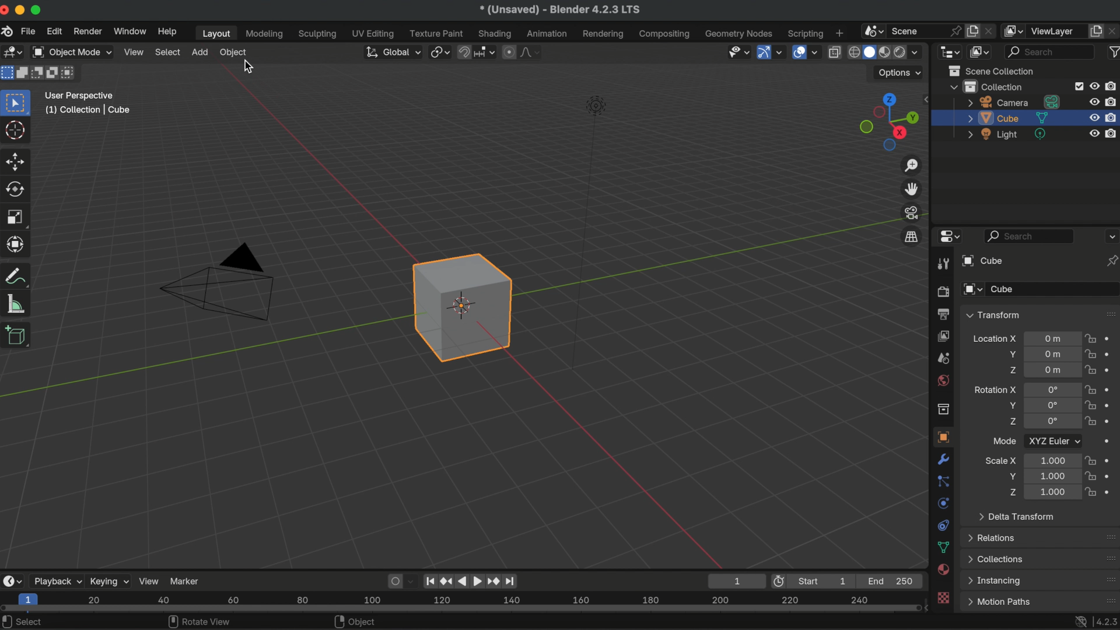  I want to click on disable in render, so click(1112, 101).